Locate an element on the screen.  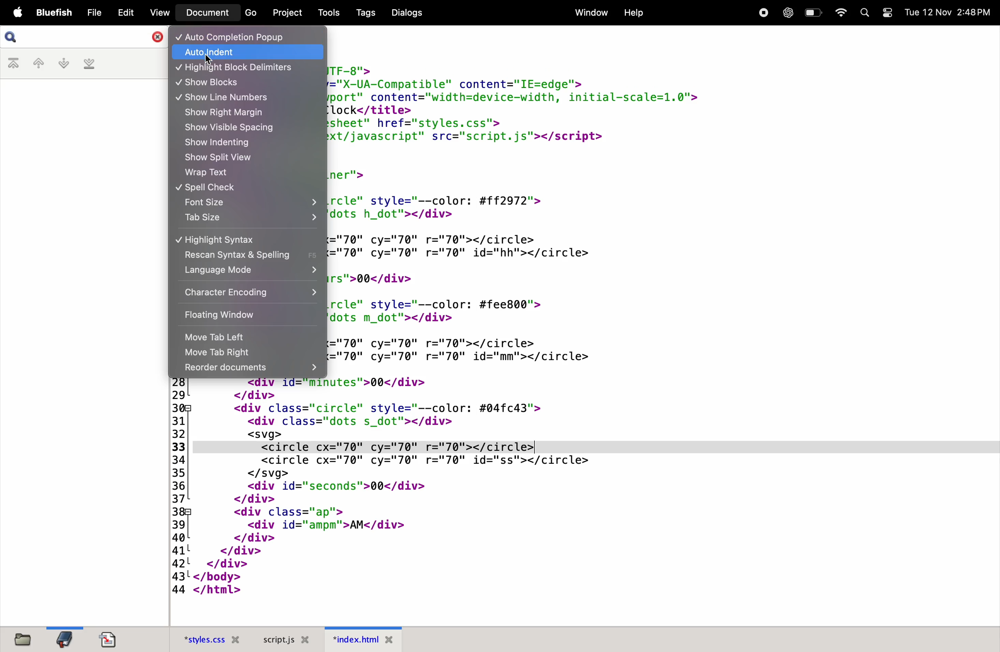
show blocks is located at coordinates (245, 83).